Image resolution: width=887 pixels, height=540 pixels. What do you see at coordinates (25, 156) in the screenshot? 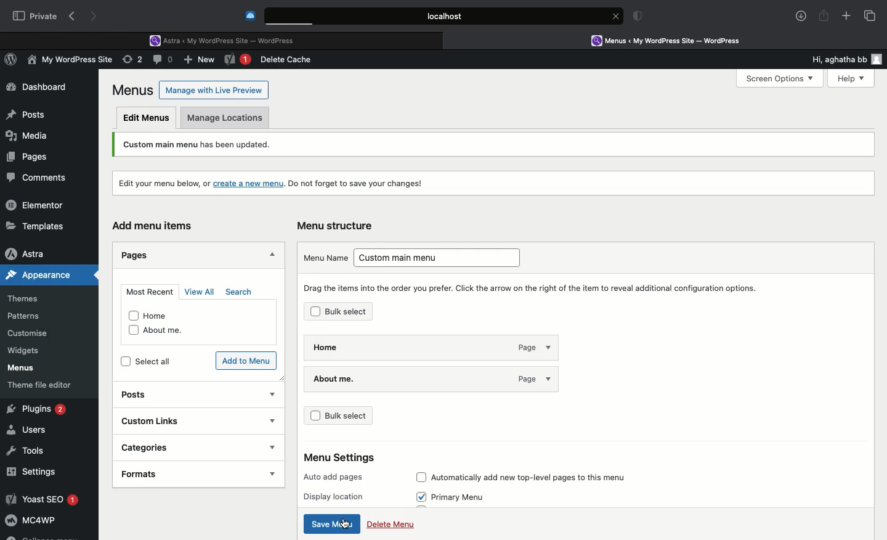
I see `Pages` at bounding box center [25, 156].